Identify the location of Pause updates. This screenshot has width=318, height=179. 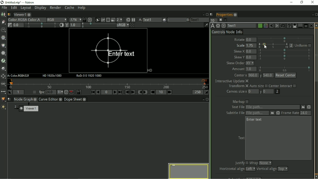
(133, 20).